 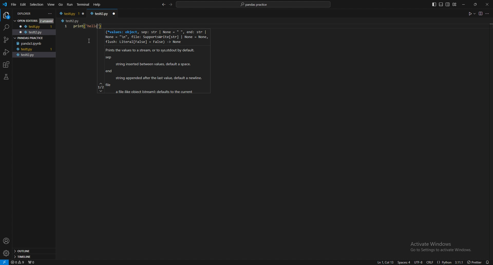 I want to click on cursor, so click(x=88, y=41).